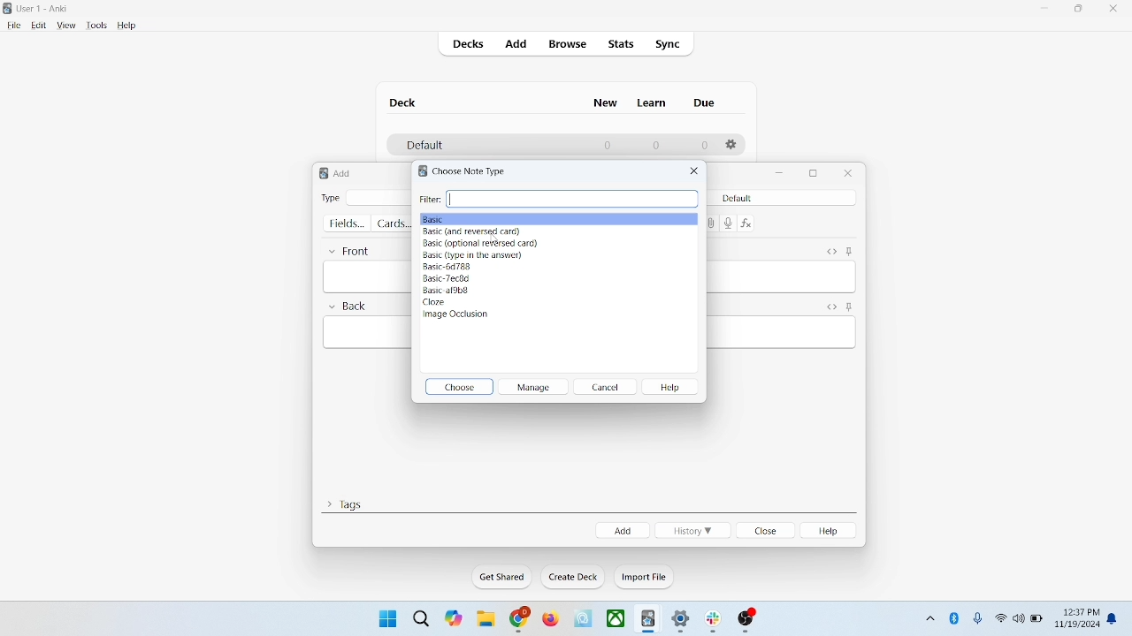 The width and height of the screenshot is (1132, 636). What do you see at coordinates (566, 43) in the screenshot?
I see `browse` at bounding box center [566, 43].